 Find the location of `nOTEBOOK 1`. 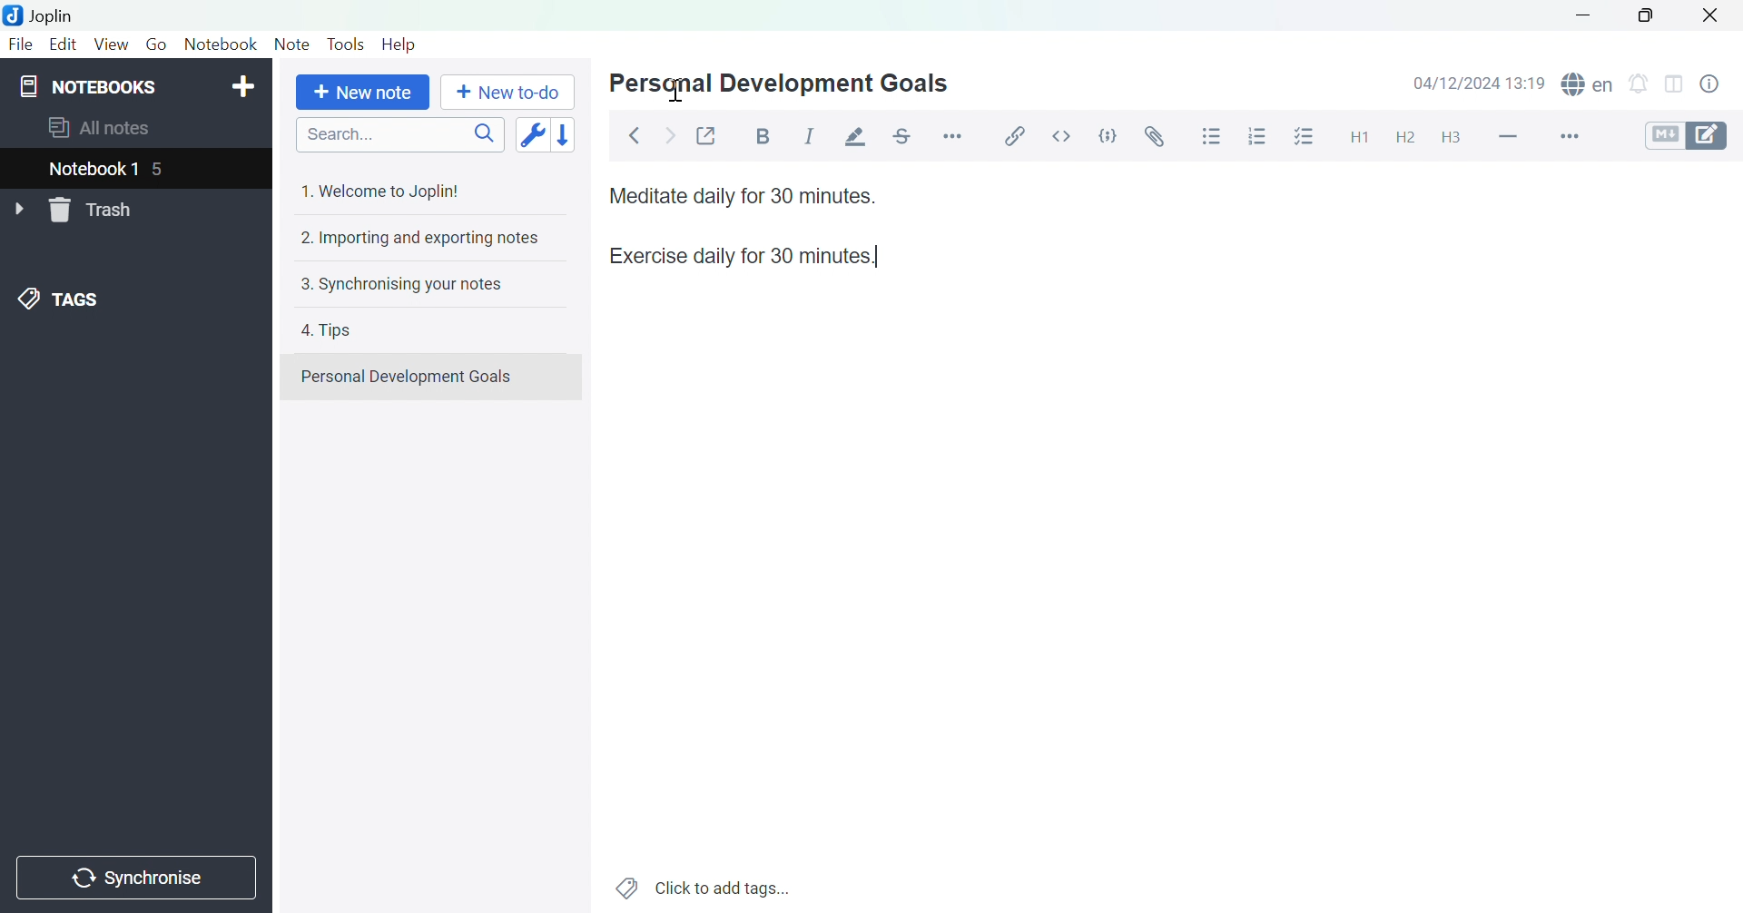

nOTEBOOK 1 is located at coordinates (95, 169).